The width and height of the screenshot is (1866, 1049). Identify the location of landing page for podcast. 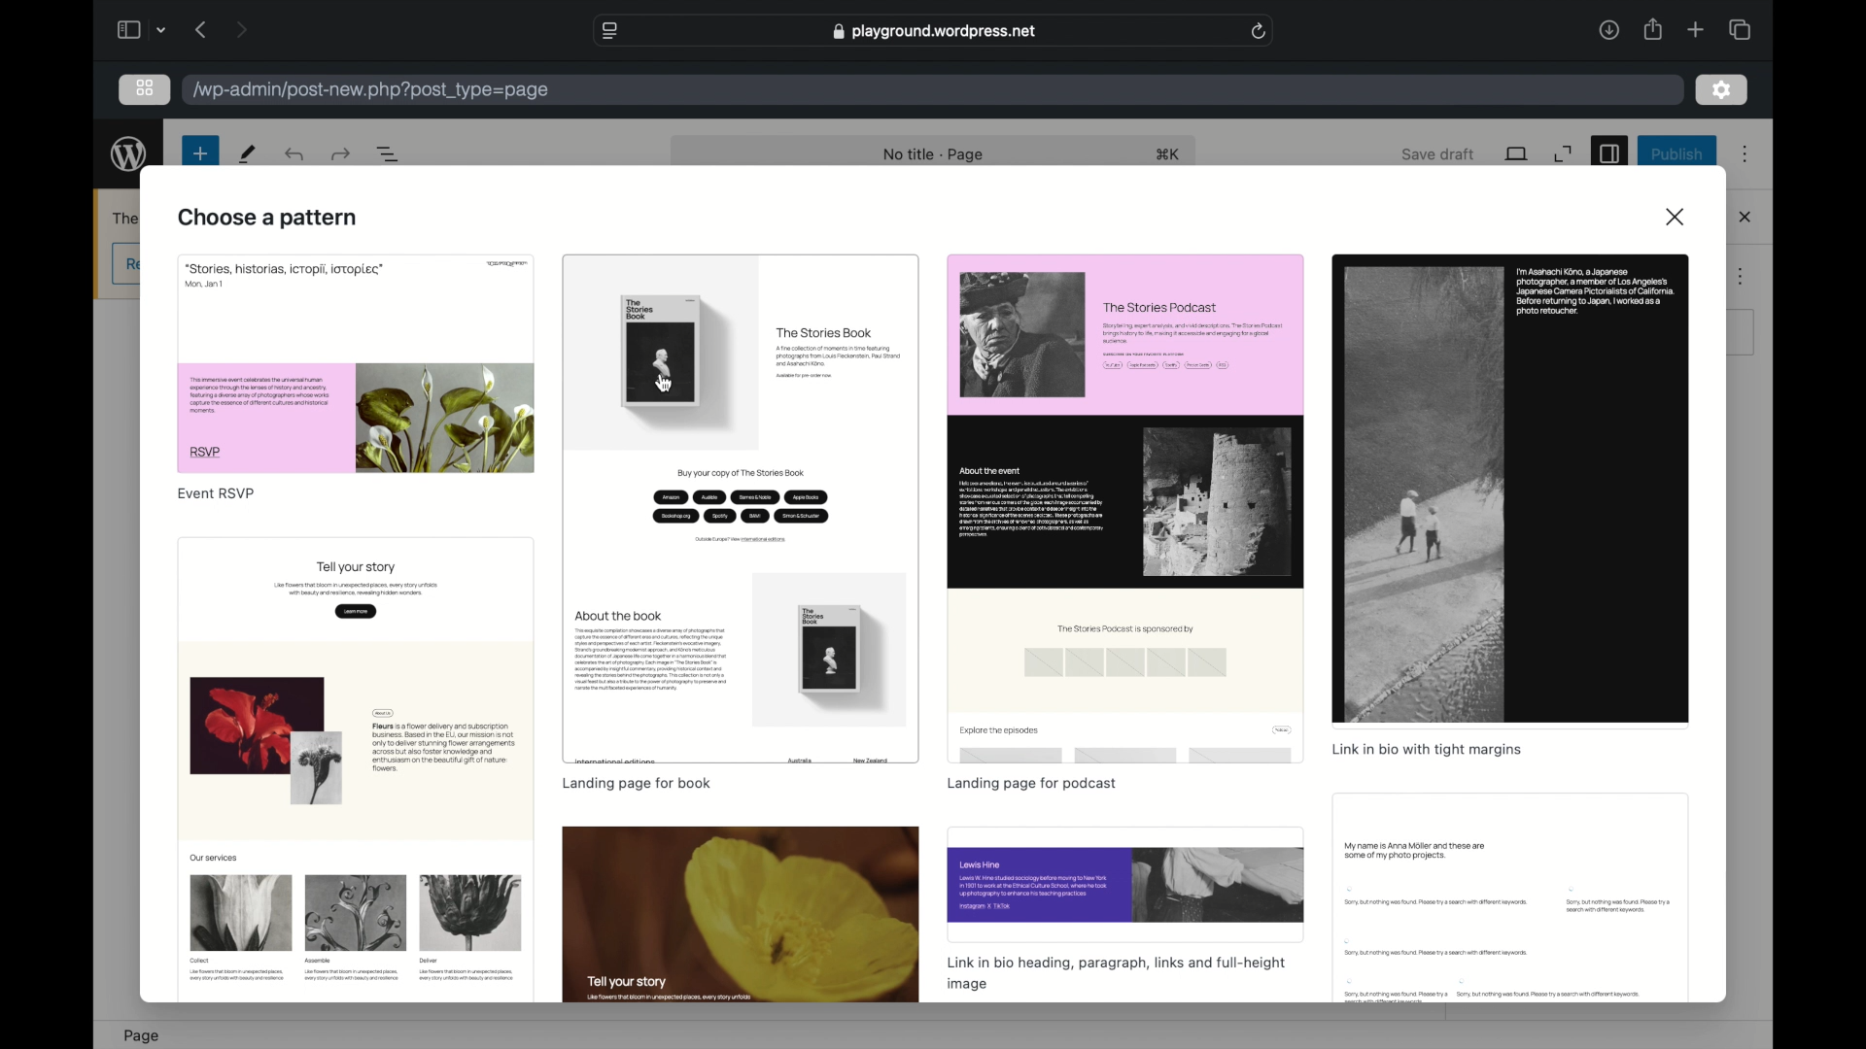
(1032, 784).